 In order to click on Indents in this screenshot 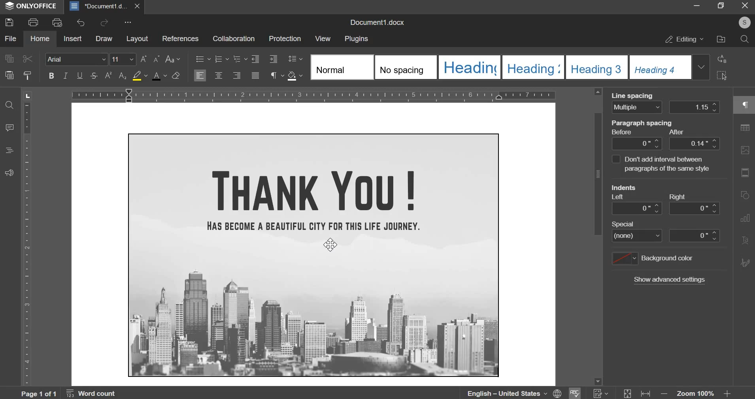, I will do `click(627, 187)`.